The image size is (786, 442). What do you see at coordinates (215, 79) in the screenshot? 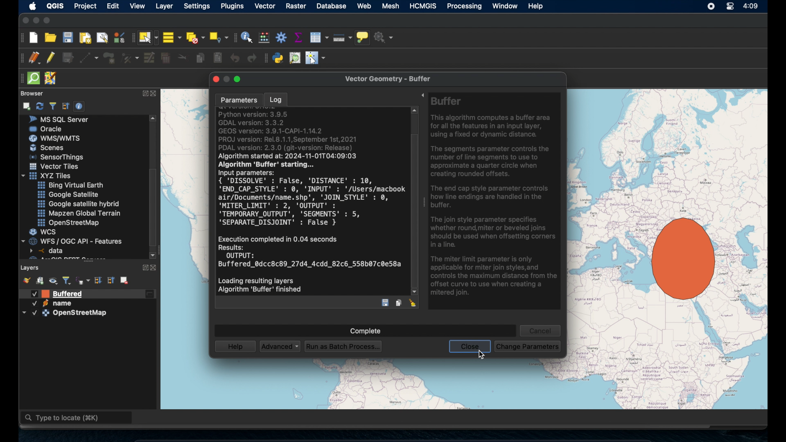
I see `close` at bounding box center [215, 79].